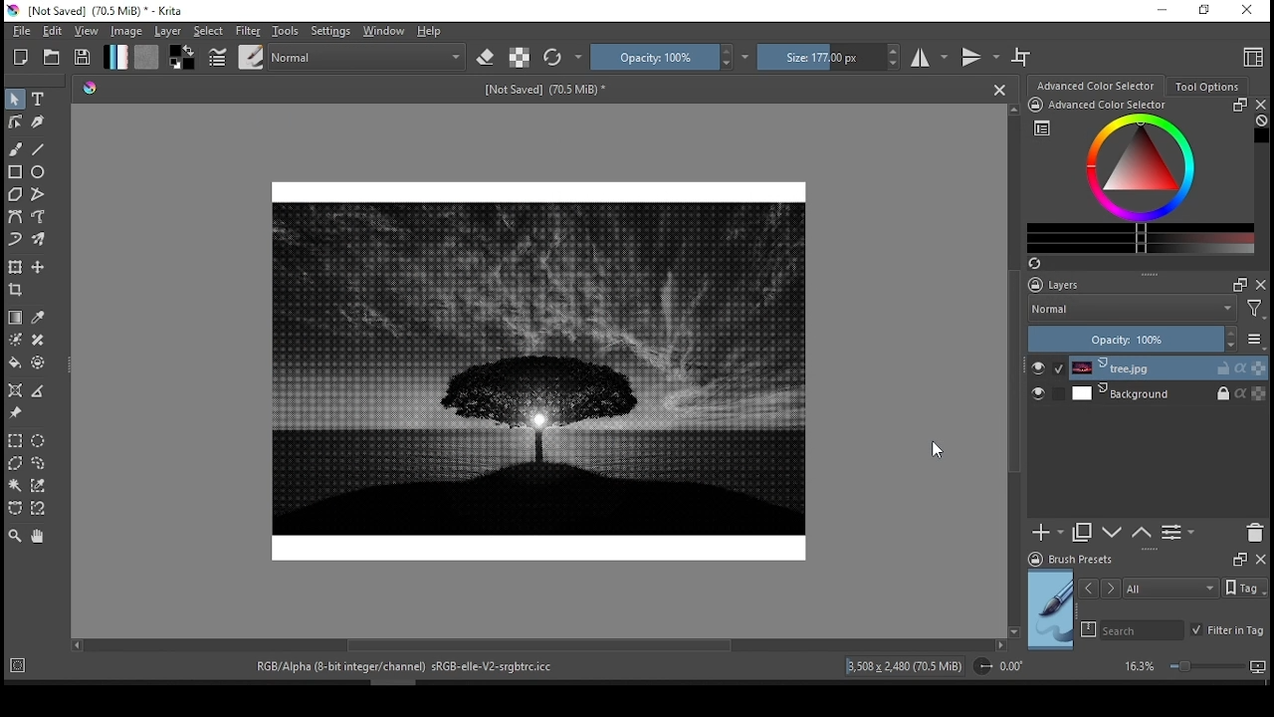 The height and width of the screenshot is (717, 1274). I want to click on filter, so click(249, 30).